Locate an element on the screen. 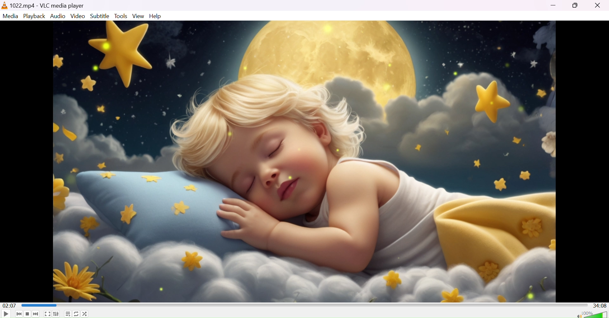 This screenshot has width=609, height=318. Click to toggle between loop all, loop one and no loop is located at coordinates (77, 315).